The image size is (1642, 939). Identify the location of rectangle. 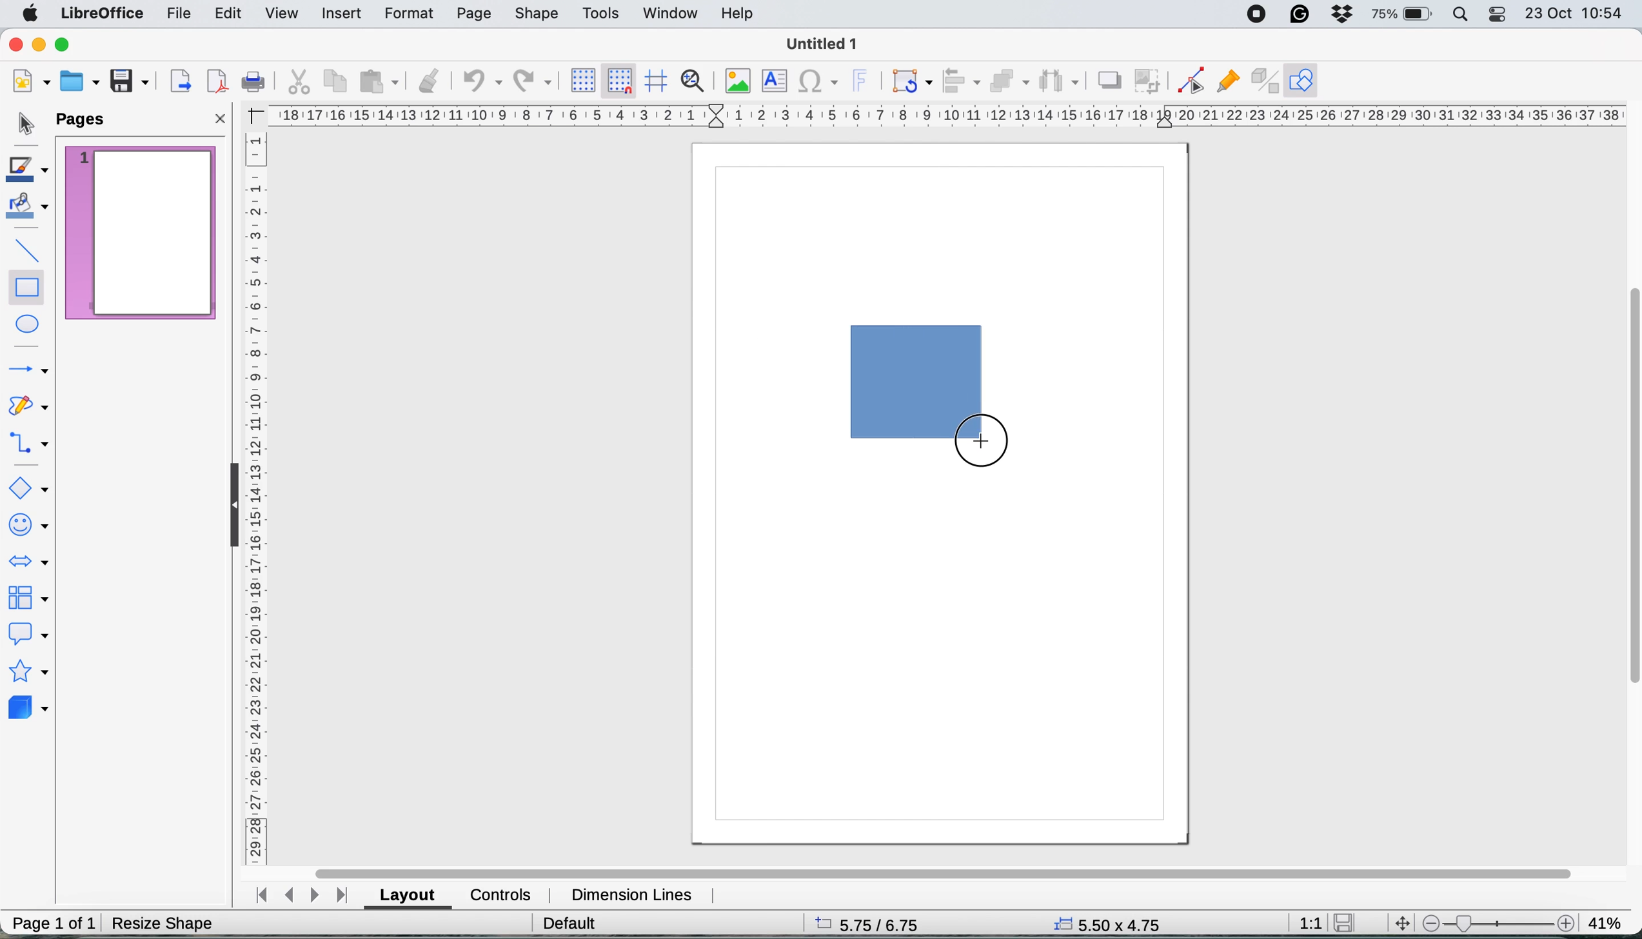
(28, 285).